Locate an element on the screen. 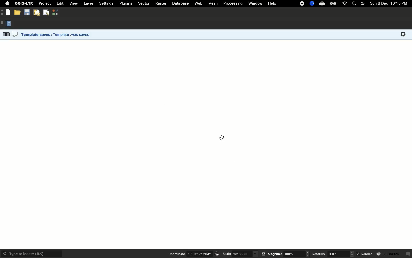 The image size is (412, 258). Mesh is located at coordinates (213, 3).